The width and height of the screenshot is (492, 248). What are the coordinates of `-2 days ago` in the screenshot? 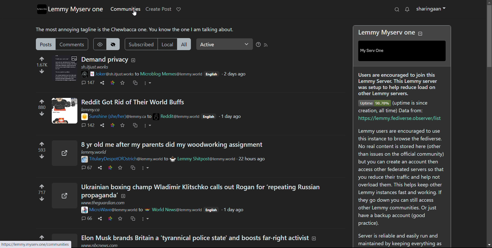 It's located at (235, 74).